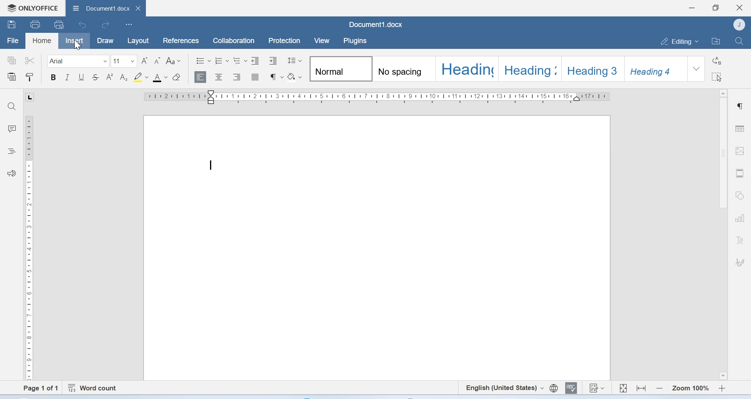  What do you see at coordinates (739, 25) in the screenshot?
I see `Account` at bounding box center [739, 25].